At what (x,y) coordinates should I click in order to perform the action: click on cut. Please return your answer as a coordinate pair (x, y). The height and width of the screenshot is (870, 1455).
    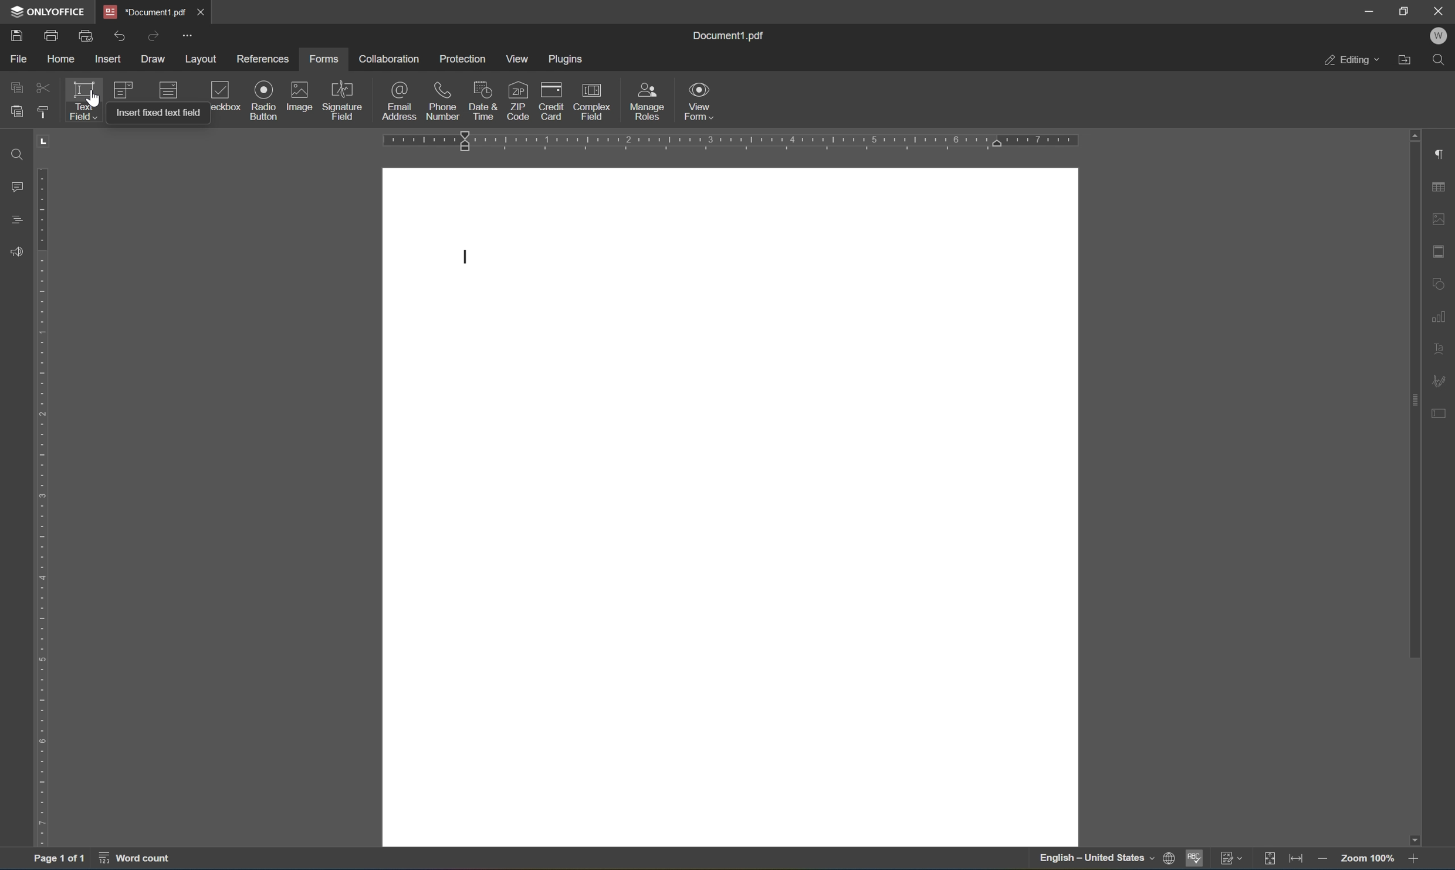
    Looking at the image, I should click on (44, 87).